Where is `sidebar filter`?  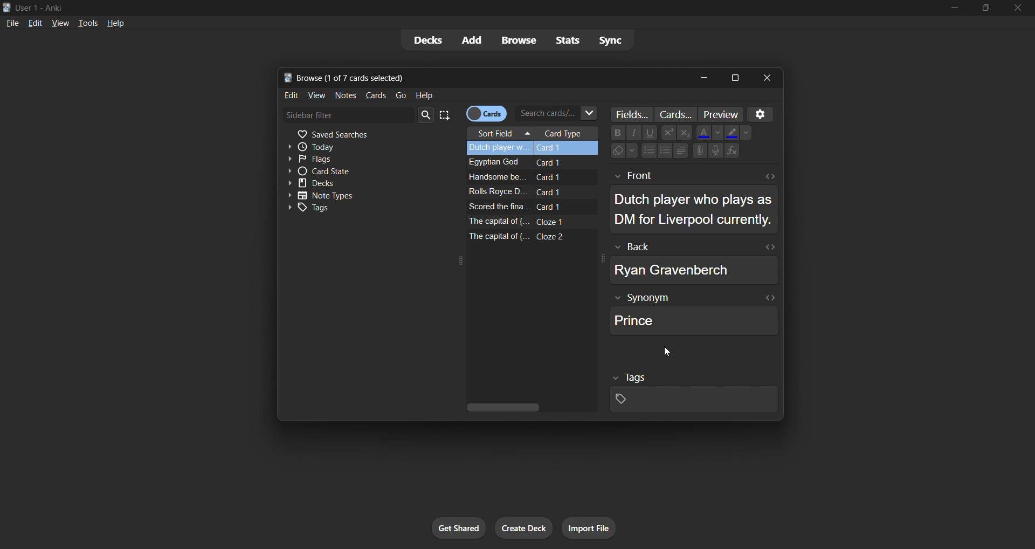
sidebar filter is located at coordinates (356, 116).